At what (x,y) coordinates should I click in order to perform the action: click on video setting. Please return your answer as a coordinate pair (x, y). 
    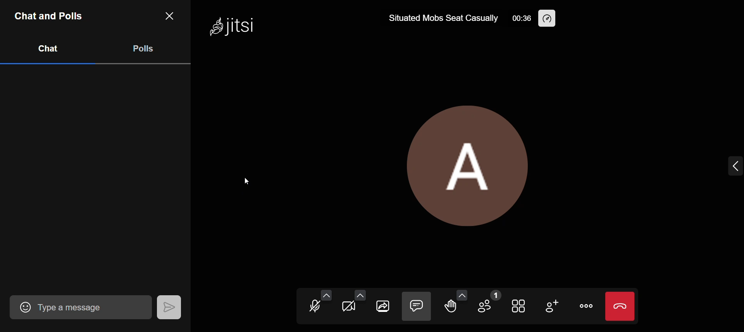
    Looking at the image, I should click on (360, 295).